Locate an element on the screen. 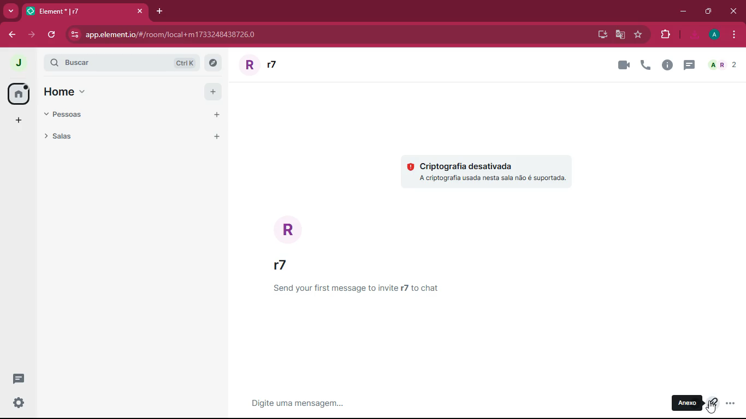  rooms is located at coordinates (117, 135).